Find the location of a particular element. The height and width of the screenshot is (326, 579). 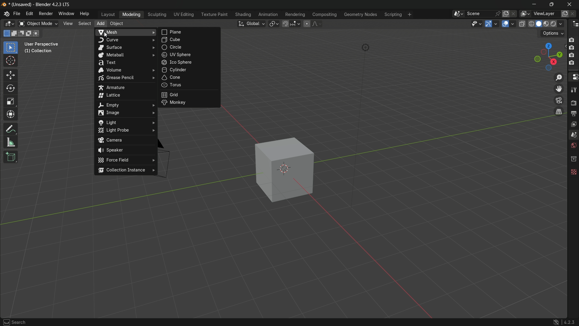

User Perspective (1) Collection is located at coordinates (44, 47).